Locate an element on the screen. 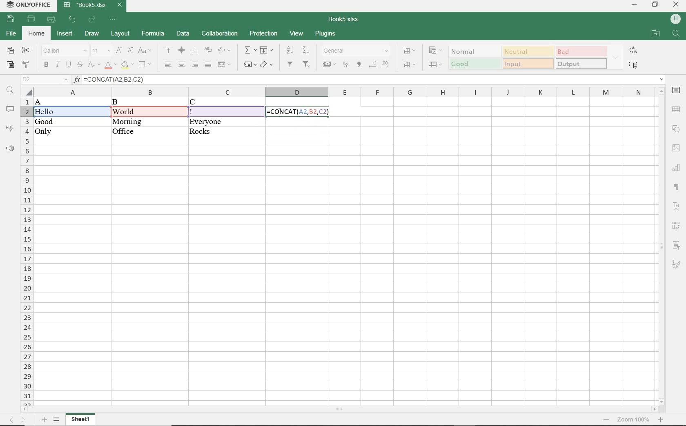  JUSTIFIED is located at coordinates (207, 65).